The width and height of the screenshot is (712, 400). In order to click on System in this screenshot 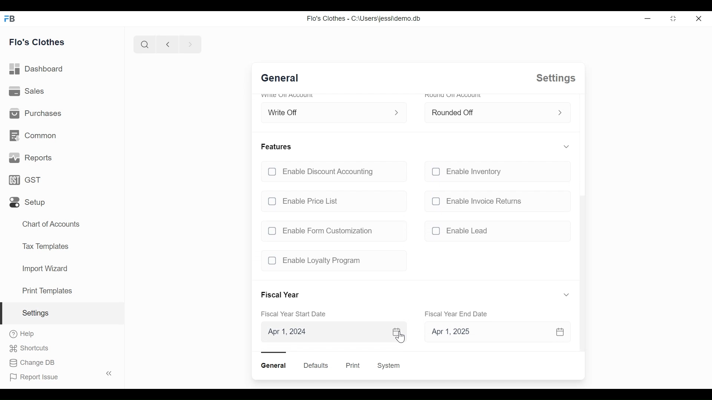, I will do `click(390, 366)`.